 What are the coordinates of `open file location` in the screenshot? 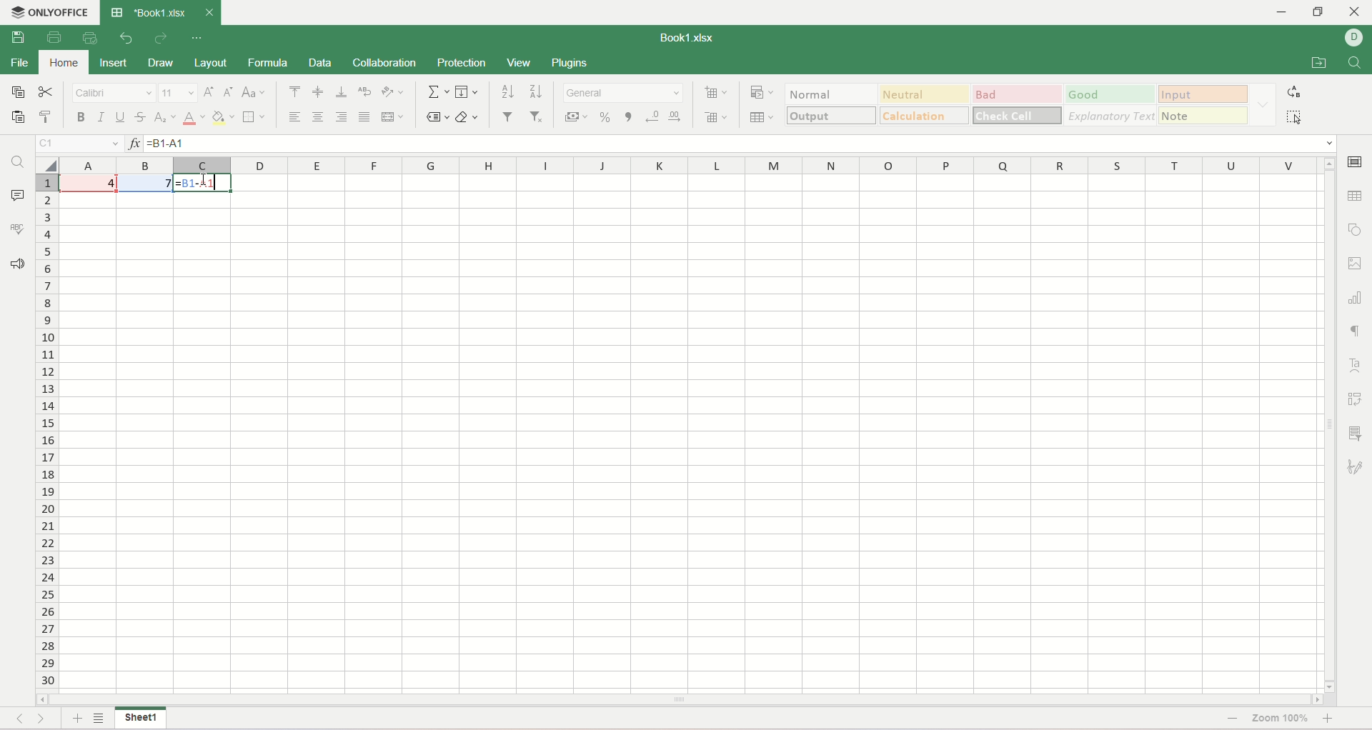 It's located at (1319, 62).